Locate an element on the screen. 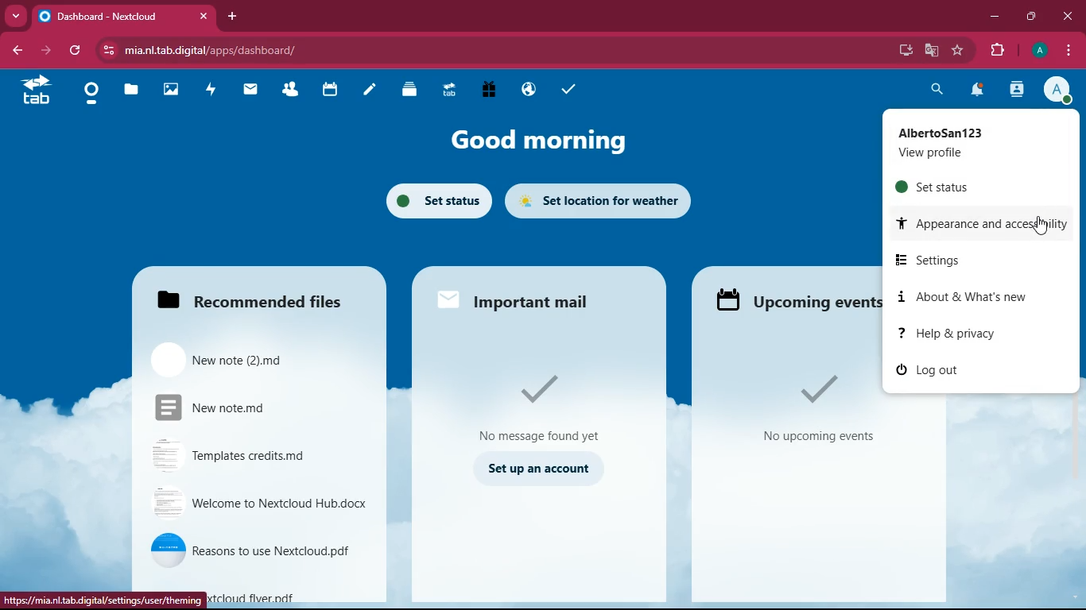 This screenshot has height=610, width=1086. tab is located at coordinates (446, 92).